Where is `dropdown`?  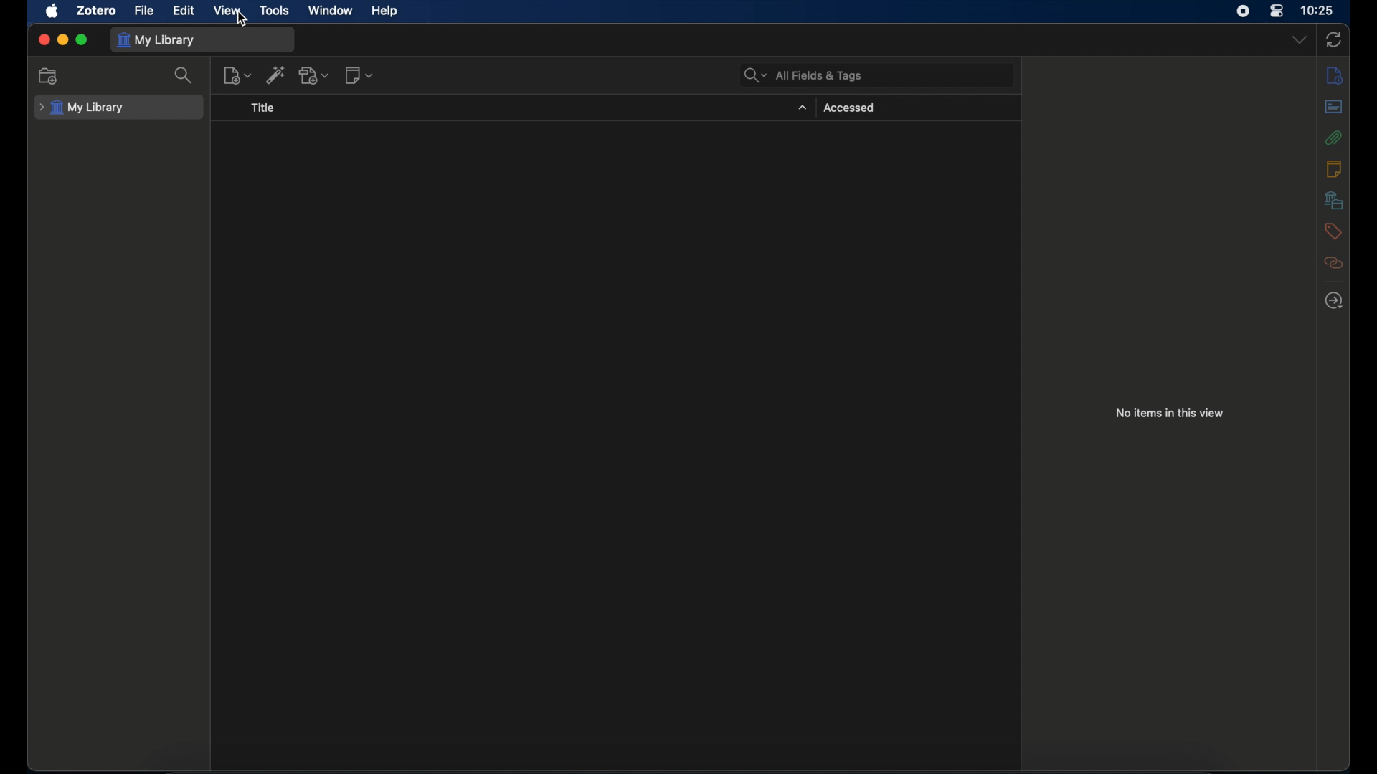
dropdown is located at coordinates (801, 107).